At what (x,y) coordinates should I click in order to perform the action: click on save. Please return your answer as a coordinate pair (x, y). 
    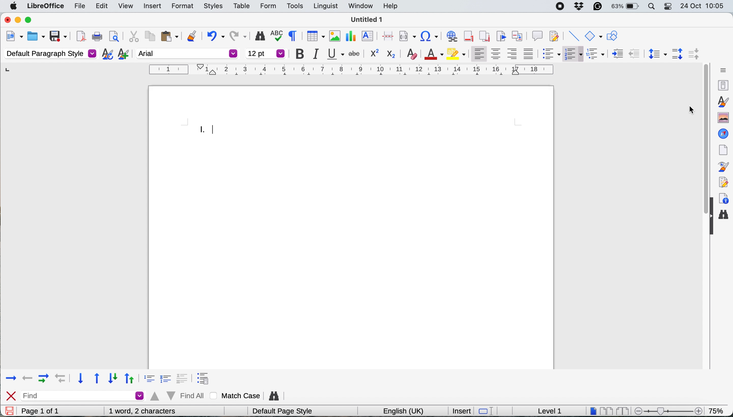
    Looking at the image, I should click on (9, 411).